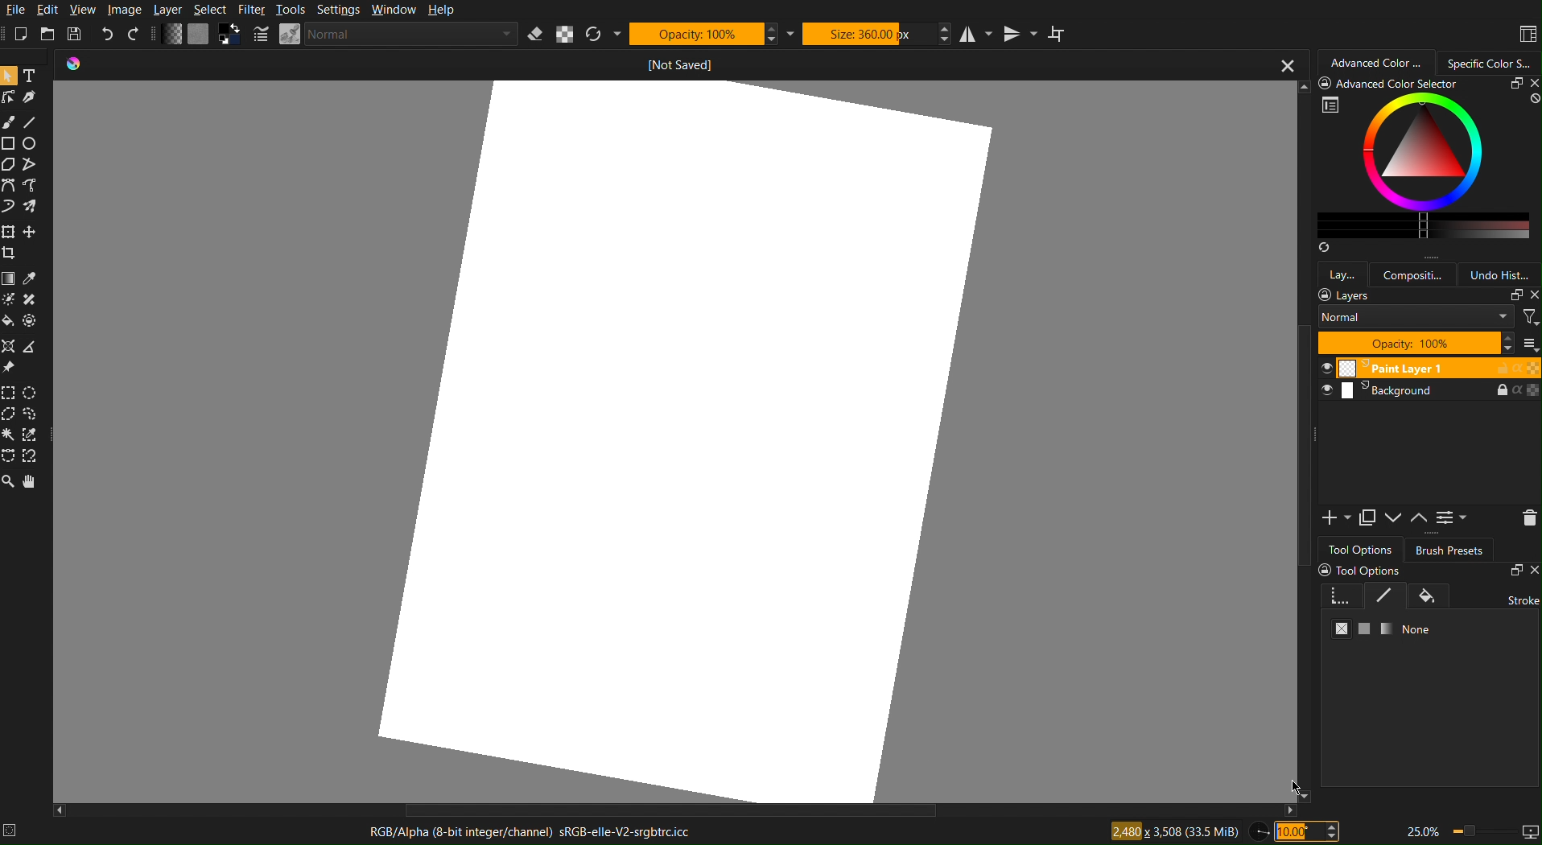 The width and height of the screenshot is (1542, 845). Describe the element at coordinates (29, 299) in the screenshot. I see `Burn Tool` at that location.